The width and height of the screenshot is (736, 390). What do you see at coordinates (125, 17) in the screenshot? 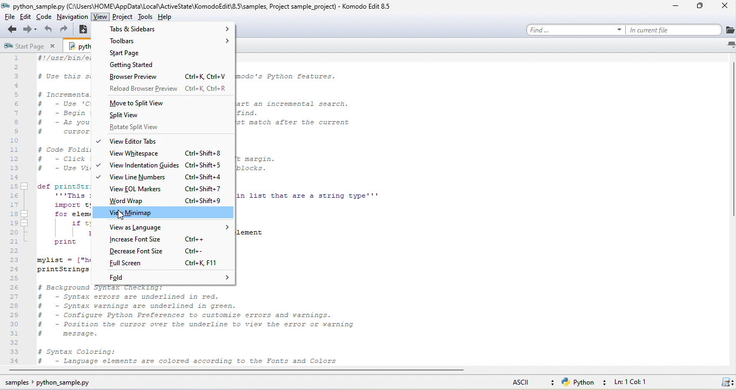
I see `project` at bounding box center [125, 17].